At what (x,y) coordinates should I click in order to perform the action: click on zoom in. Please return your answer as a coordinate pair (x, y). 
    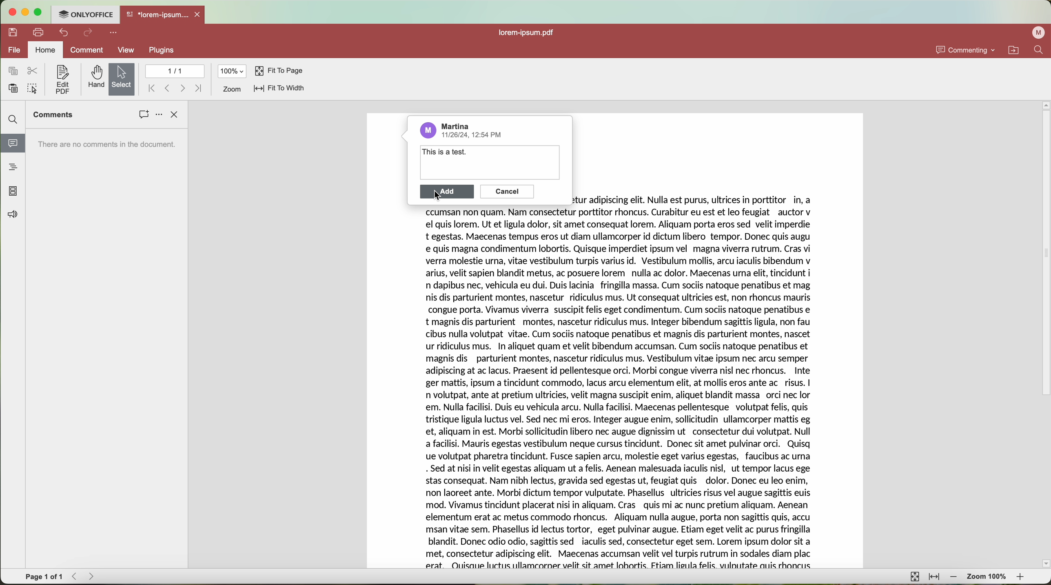
    Looking at the image, I should click on (1023, 578).